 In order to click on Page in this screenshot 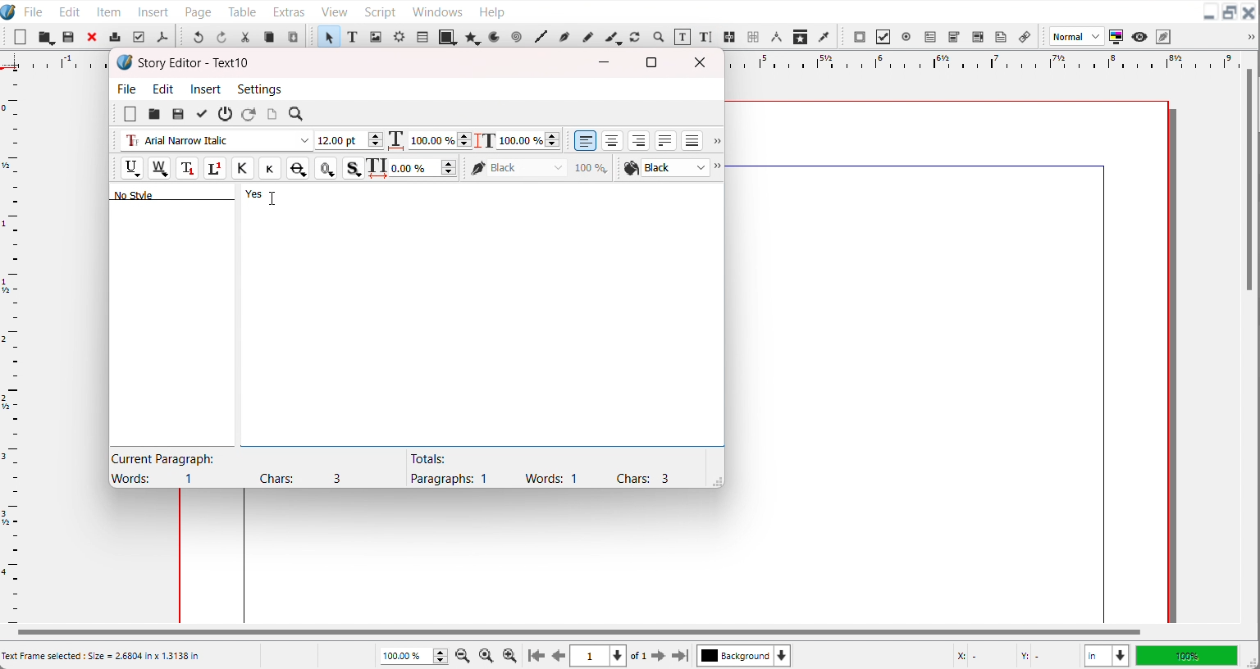, I will do `click(198, 11)`.